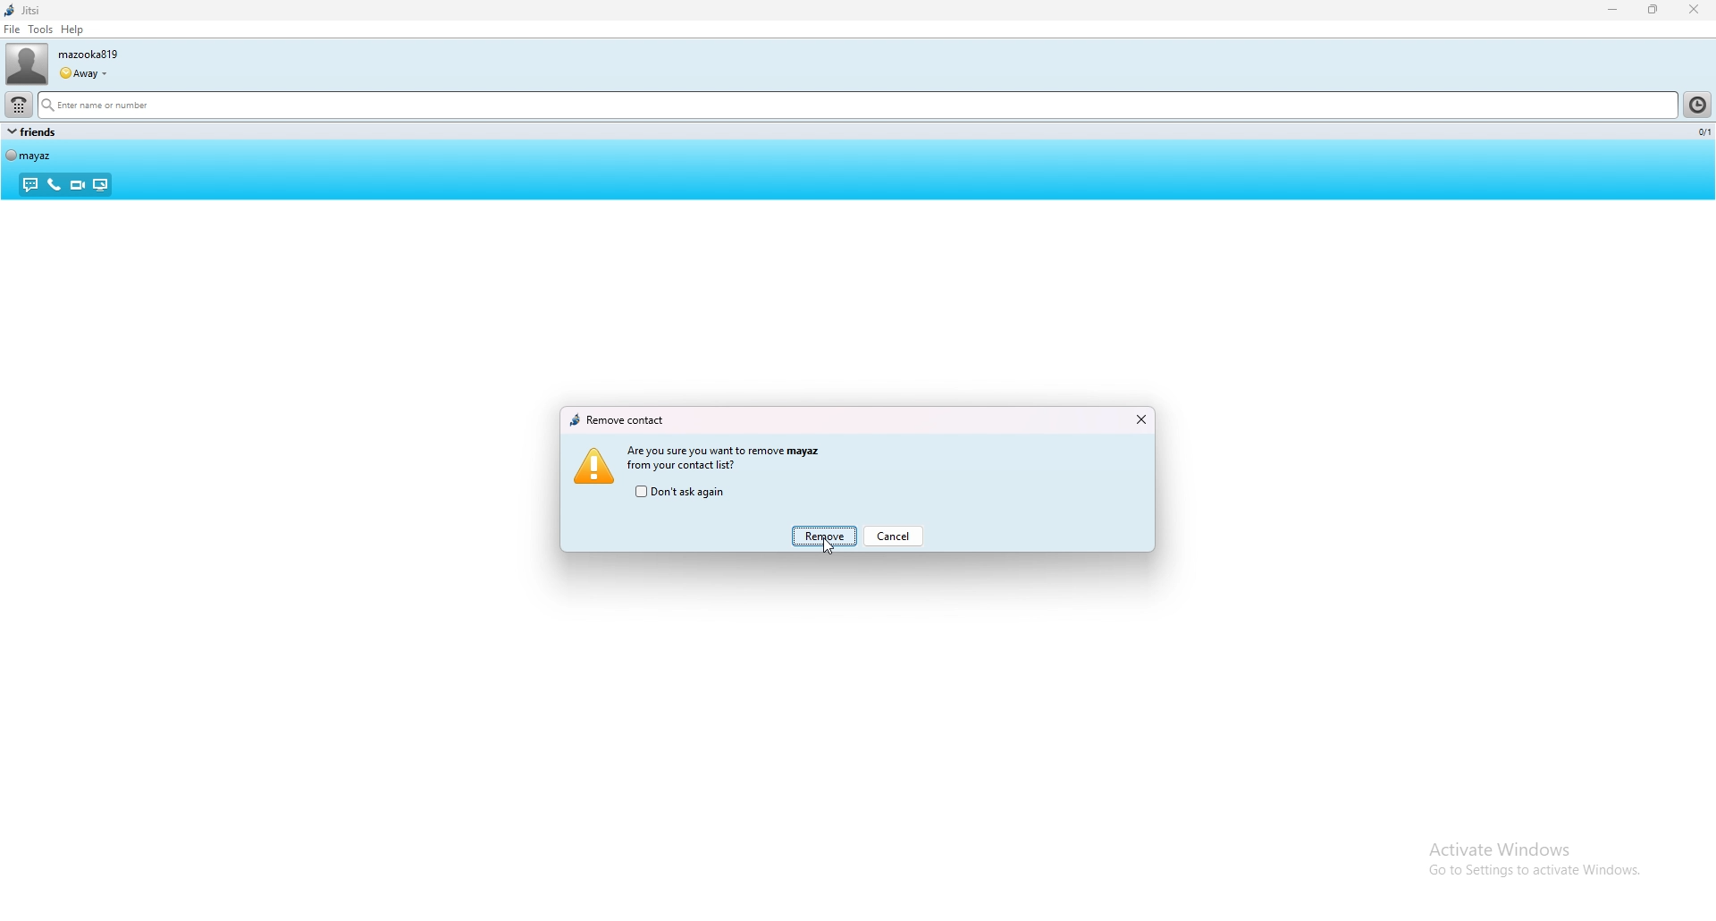 This screenshot has width=1716, height=921. I want to click on share desktop, so click(99, 185).